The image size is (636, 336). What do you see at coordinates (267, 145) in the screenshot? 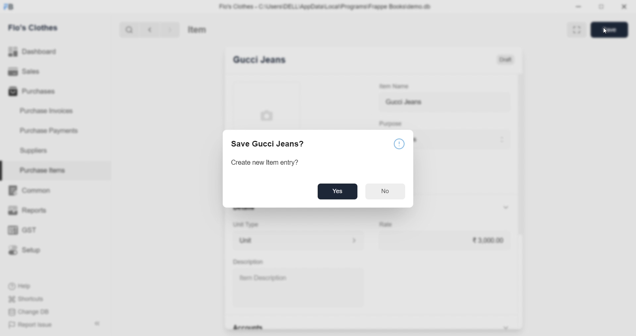
I see `Save Gucci Jeans?` at bounding box center [267, 145].